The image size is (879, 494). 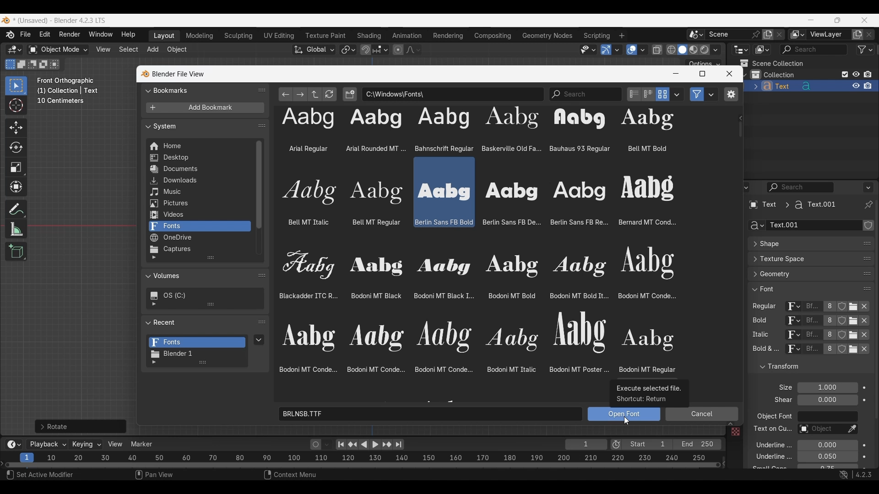 I want to click on font, so click(x=581, y=194).